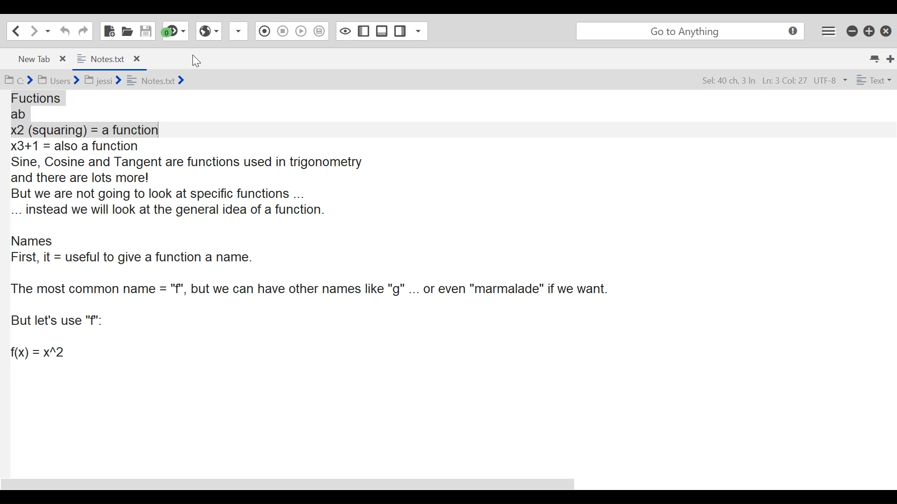 This screenshot has height=504, width=897. I want to click on minimize, so click(852, 30).